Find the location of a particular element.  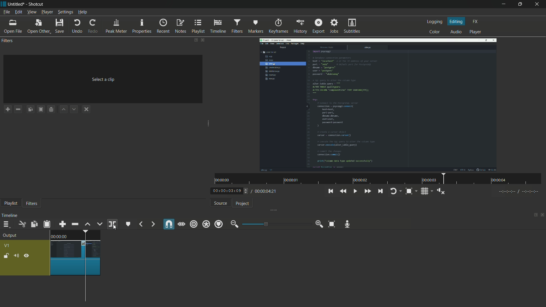

filters is located at coordinates (32, 204).